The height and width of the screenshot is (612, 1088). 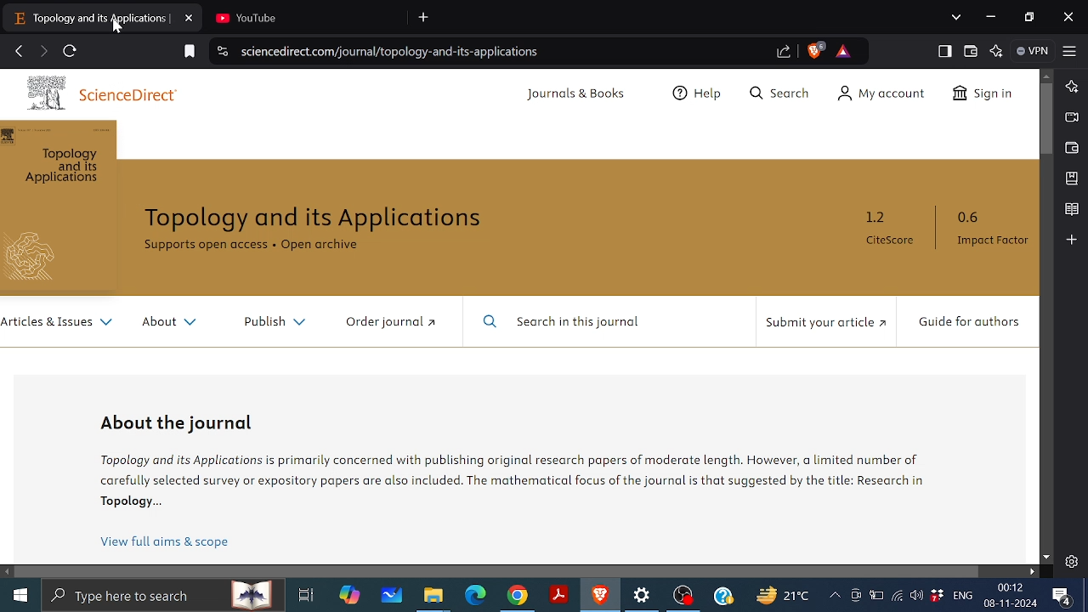 What do you see at coordinates (684, 598) in the screenshot?
I see `OBS recorder` at bounding box center [684, 598].